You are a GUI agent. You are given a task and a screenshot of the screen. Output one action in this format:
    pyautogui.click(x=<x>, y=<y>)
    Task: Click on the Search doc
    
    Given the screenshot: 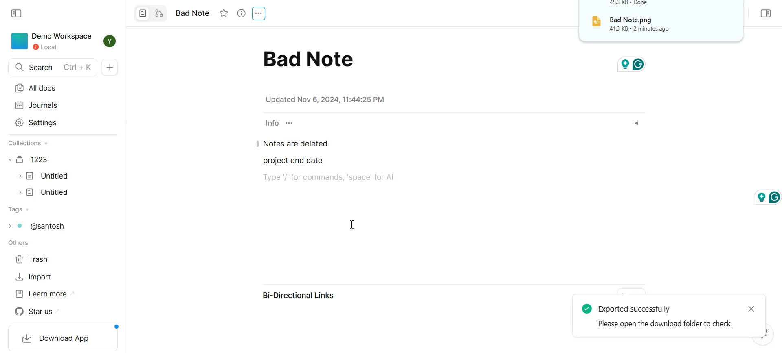 What is the action you would take?
    pyautogui.click(x=53, y=68)
    